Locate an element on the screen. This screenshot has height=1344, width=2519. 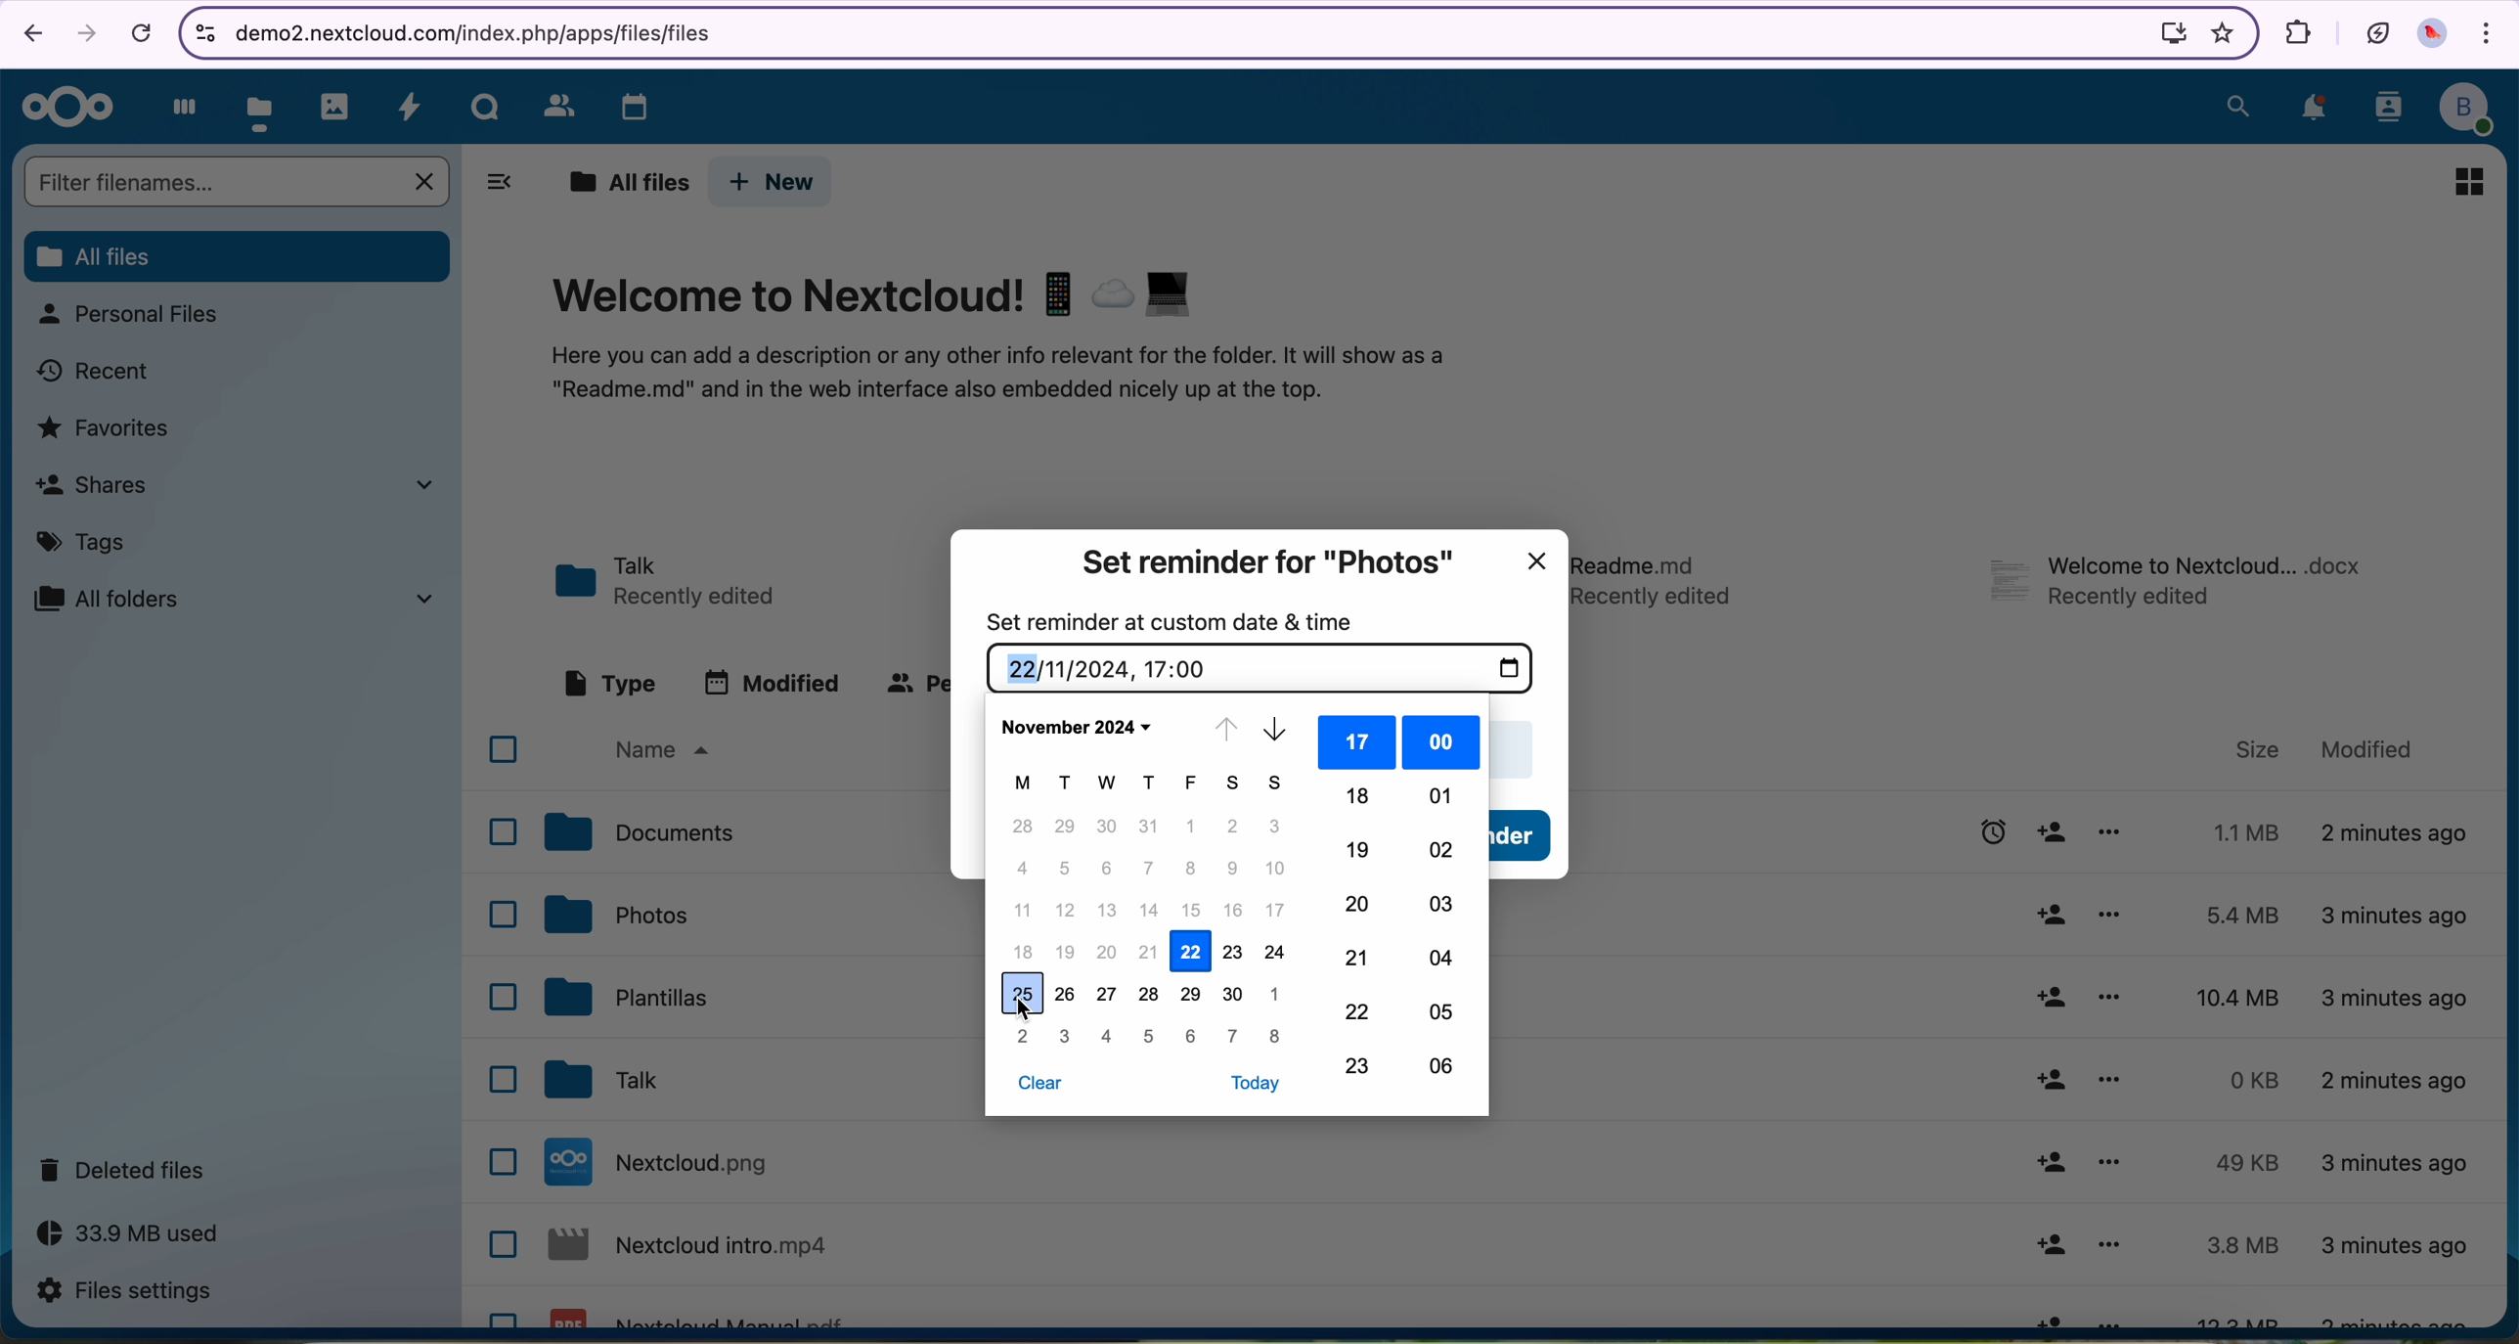
share is located at coordinates (2050, 1245).